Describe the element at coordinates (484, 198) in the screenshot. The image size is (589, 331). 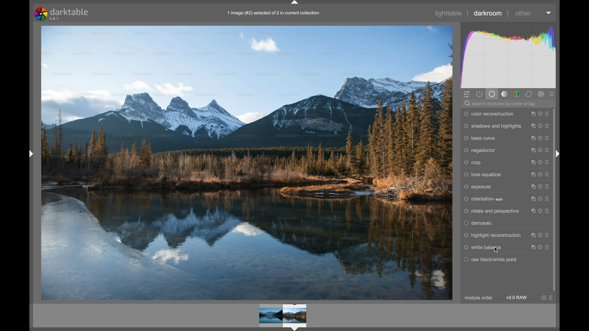
I see `orientation auto` at that location.